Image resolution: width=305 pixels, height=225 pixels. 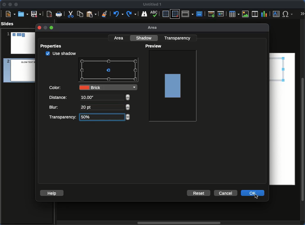 I want to click on Print, so click(x=59, y=15).